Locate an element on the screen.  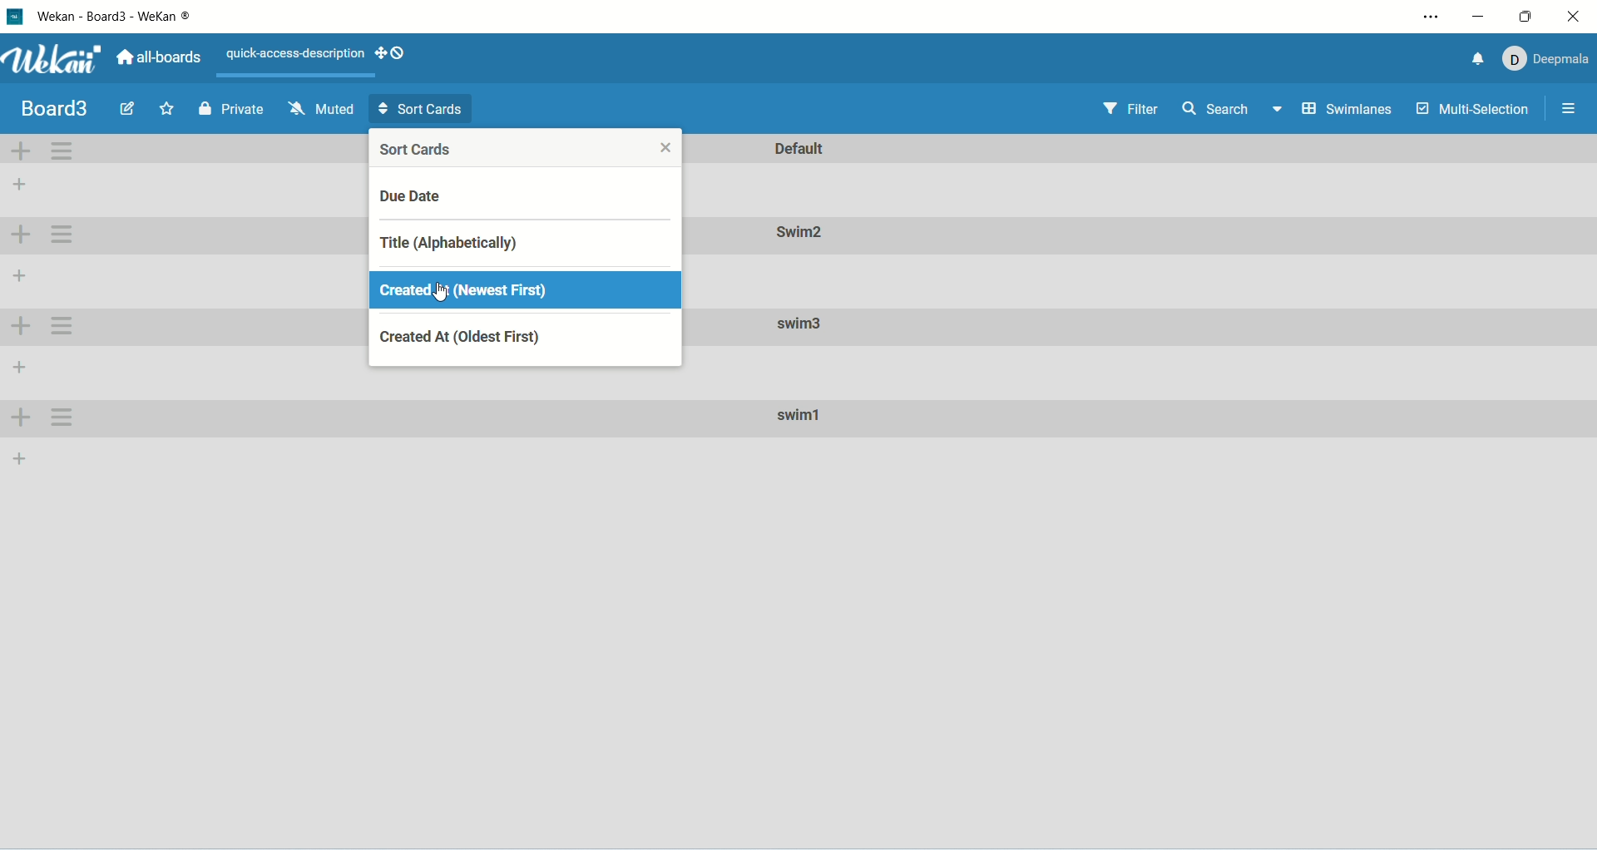
text is located at coordinates (294, 51).